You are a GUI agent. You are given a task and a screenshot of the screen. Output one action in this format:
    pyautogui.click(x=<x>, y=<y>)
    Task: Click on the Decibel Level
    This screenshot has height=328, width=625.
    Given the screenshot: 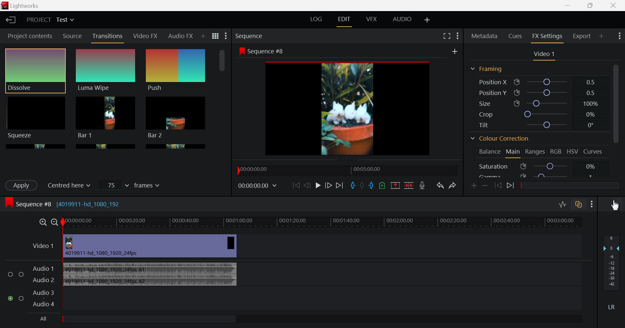 What is the action you would take?
    pyautogui.click(x=612, y=275)
    